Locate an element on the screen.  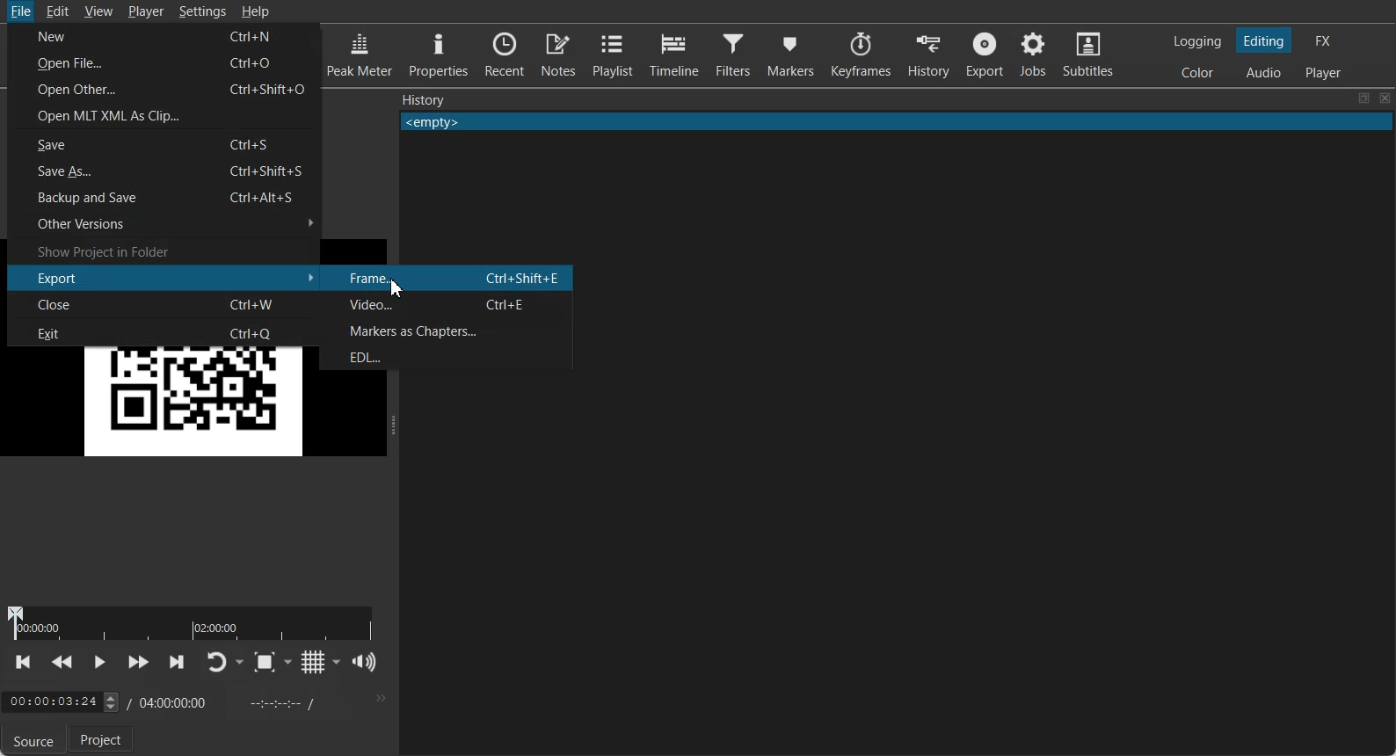
Markers as Chapters is located at coordinates (449, 331).